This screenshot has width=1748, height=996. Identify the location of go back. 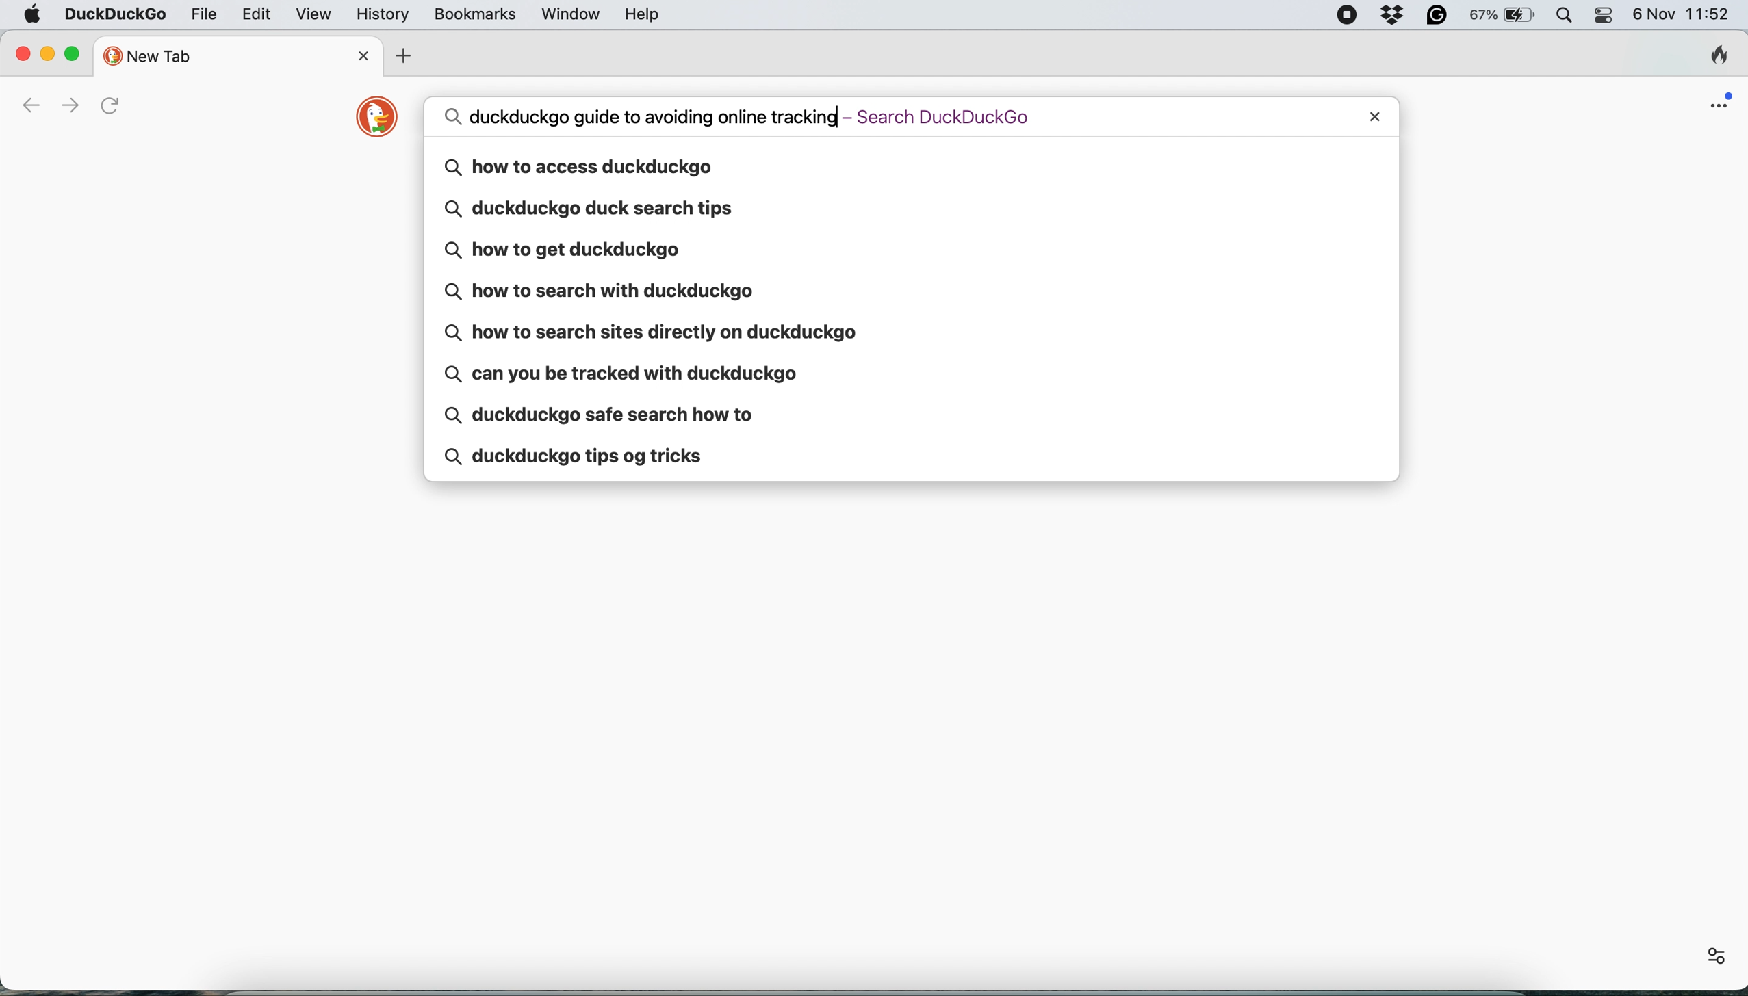
(18, 103).